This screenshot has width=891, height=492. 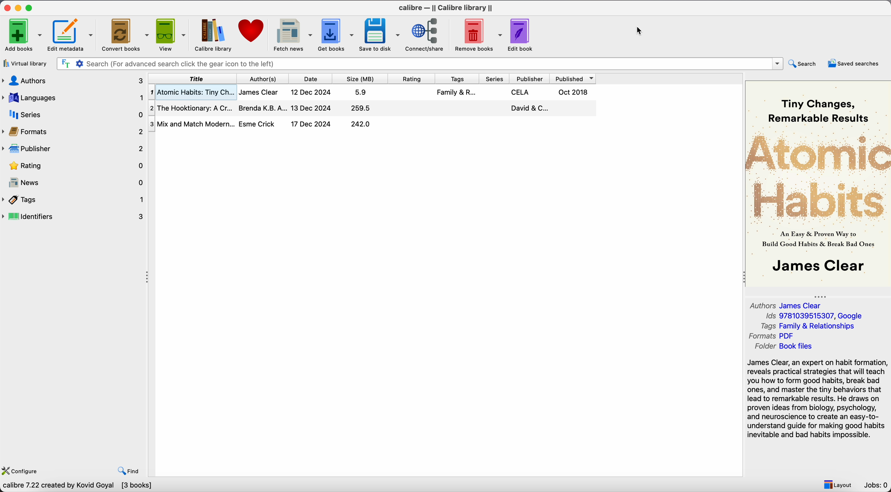 I want to click on get books, so click(x=336, y=35).